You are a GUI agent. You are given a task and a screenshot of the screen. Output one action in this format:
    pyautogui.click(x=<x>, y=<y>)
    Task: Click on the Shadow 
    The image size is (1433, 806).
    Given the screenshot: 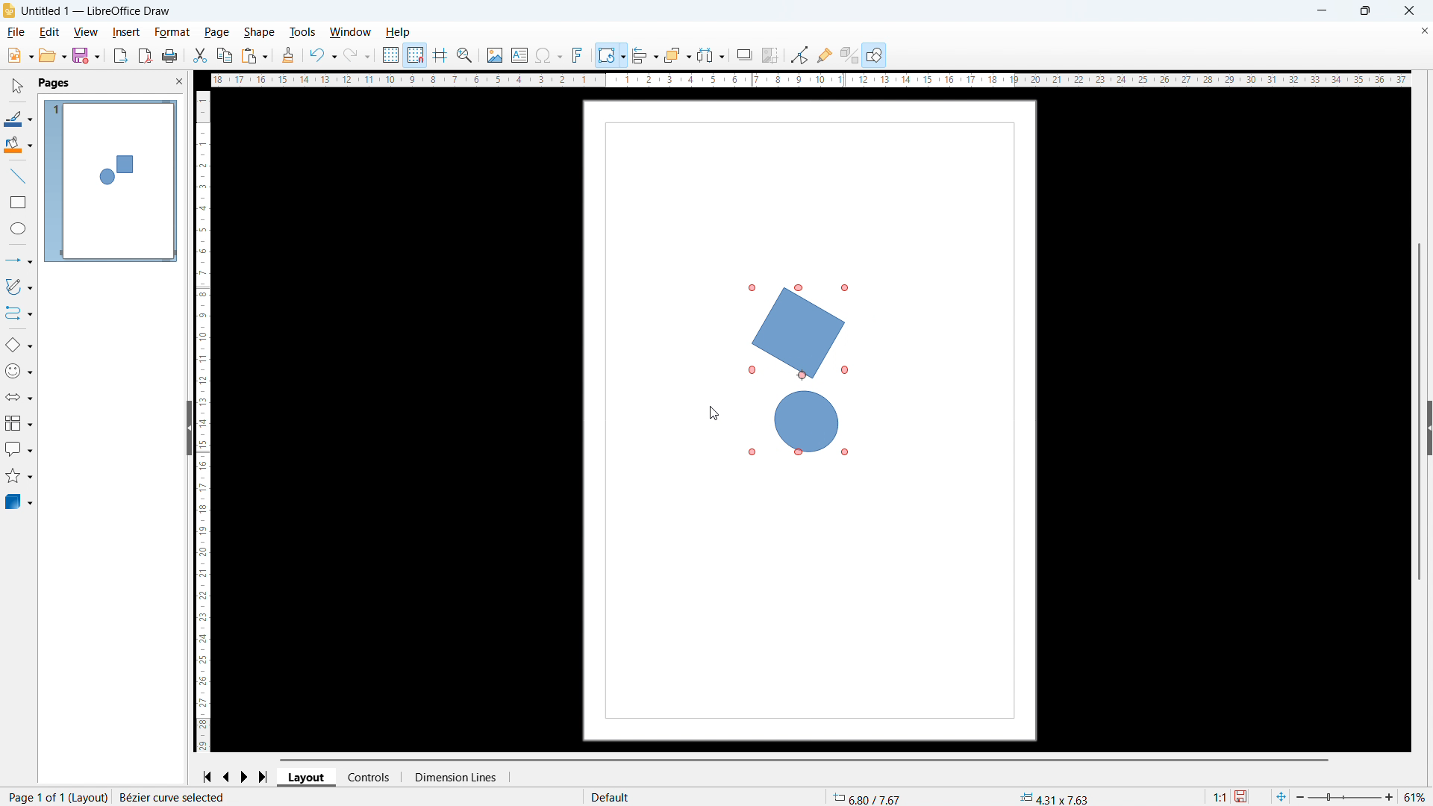 What is the action you would take?
    pyautogui.click(x=744, y=54)
    